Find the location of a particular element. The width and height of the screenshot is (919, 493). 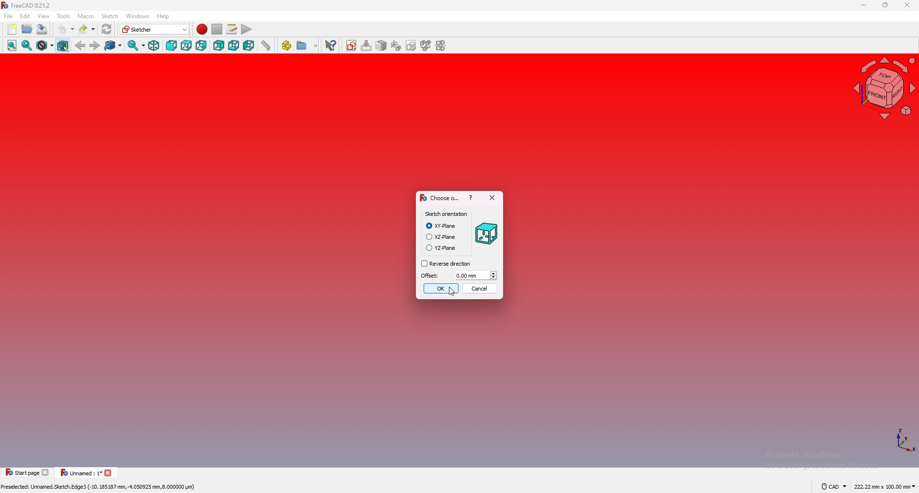

offset value is located at coordinates (477, 275).